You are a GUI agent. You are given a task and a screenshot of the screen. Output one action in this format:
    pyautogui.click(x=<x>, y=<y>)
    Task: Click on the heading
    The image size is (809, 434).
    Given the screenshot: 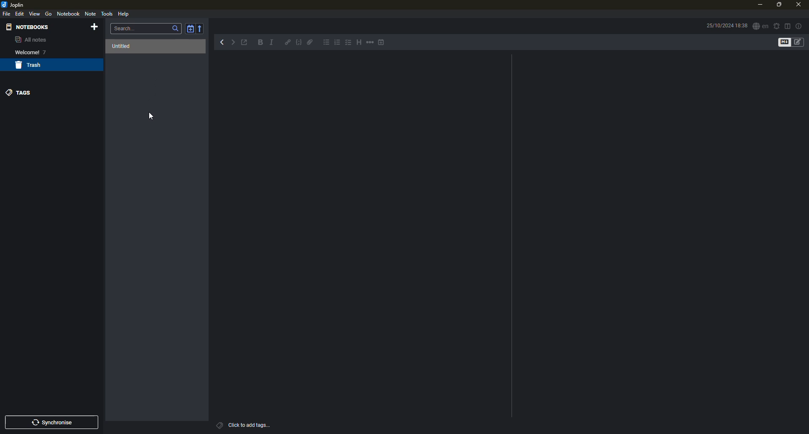 What is the action you would take?
    pyautogui.click(x=357, y=42)
    